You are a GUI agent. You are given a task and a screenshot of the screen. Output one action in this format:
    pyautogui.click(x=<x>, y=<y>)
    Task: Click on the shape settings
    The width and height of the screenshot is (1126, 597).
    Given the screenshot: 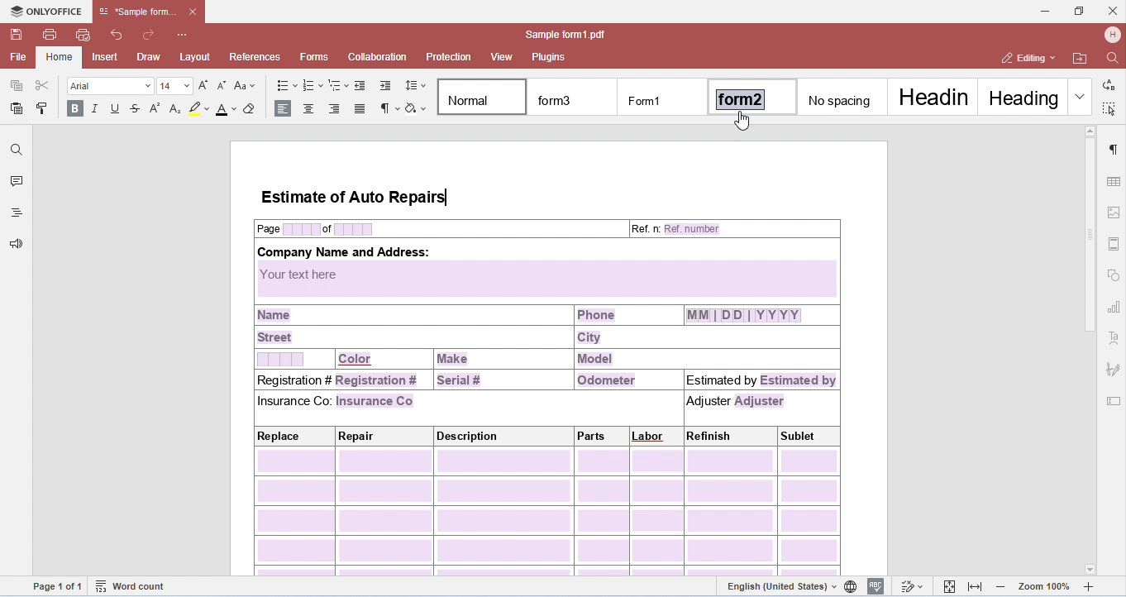 What is the action you would take?
    pyautogui.click(x=1114, y=273)
    